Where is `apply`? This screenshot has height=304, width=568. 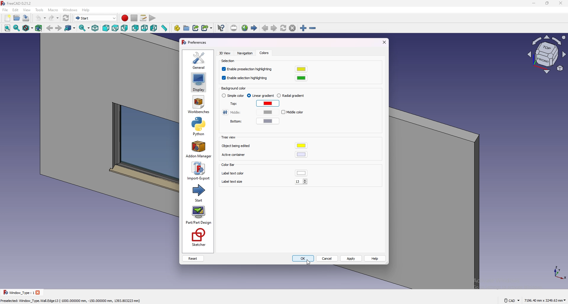 apply is located at coordinates (351, 258).